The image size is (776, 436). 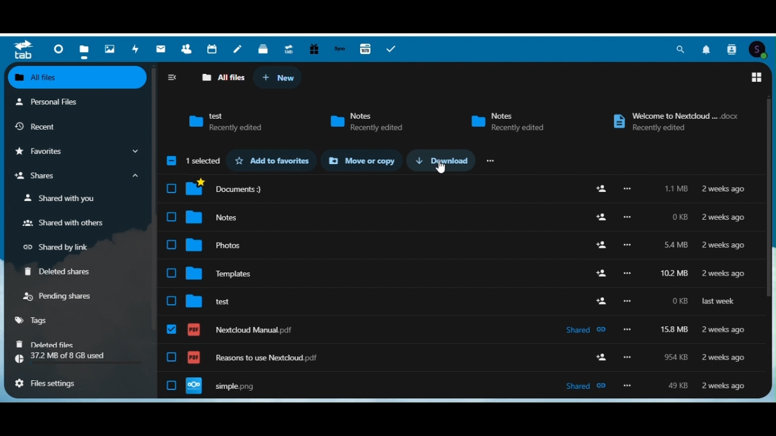 I want to click on Mail, so click(x=162, y=48).